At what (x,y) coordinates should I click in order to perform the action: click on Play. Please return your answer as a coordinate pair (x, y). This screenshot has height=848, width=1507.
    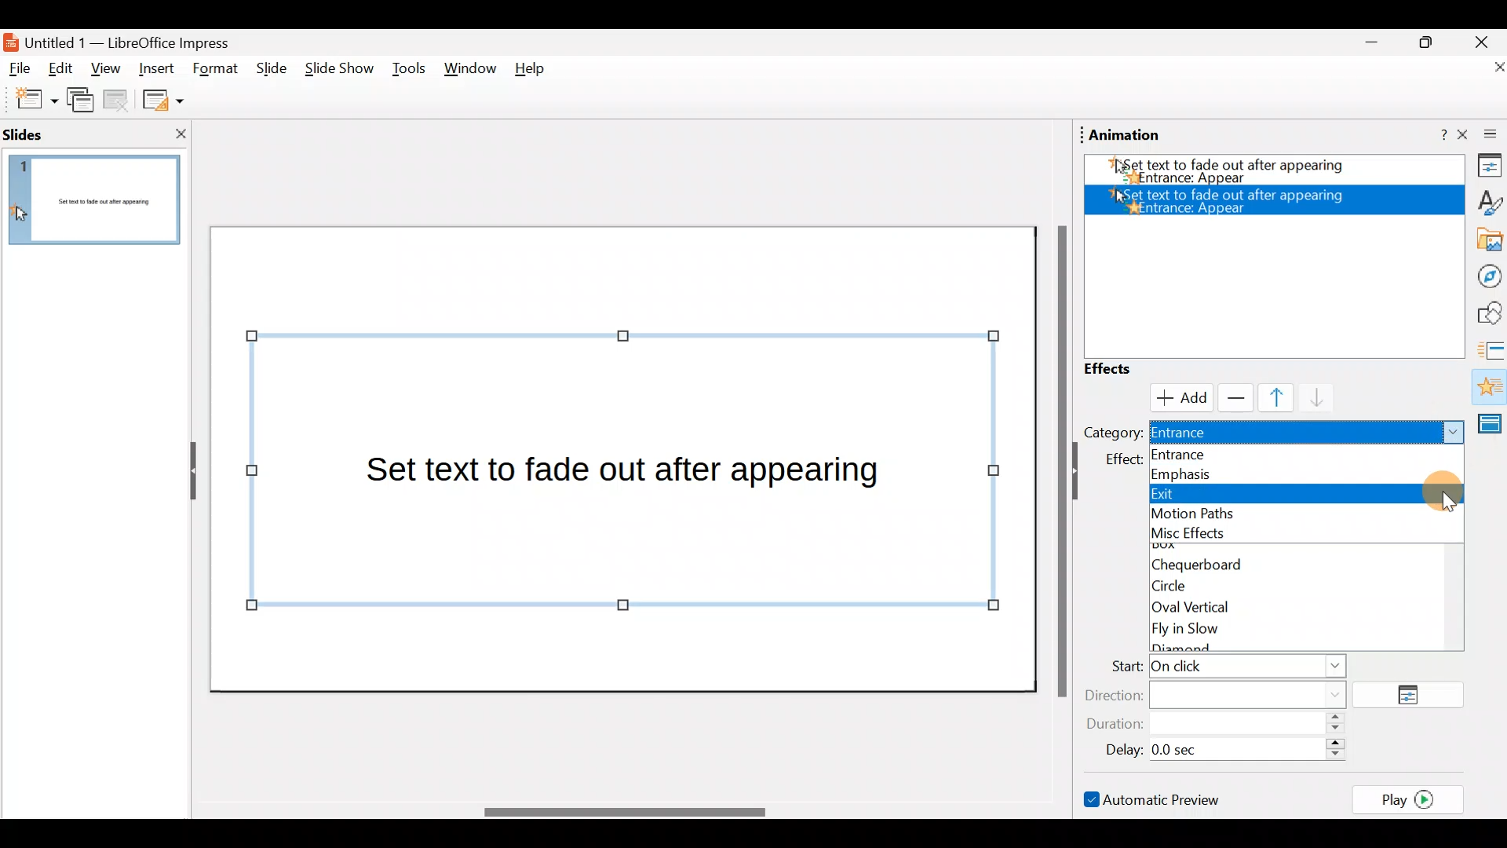
    Looking at the image, I should click on (1413, 799).